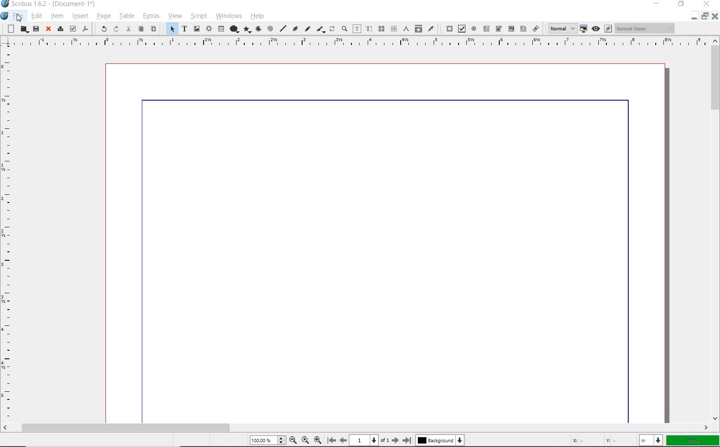 This screenshot has width=720, height=447. I want to click on Zoom to 100%, so click(306, 440).